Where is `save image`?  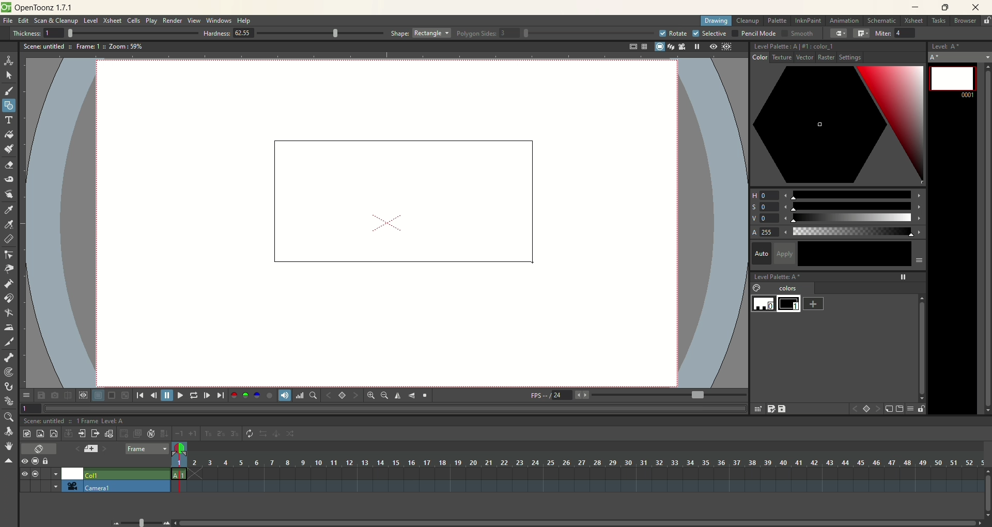 save image is located at coordinates (42, 395).